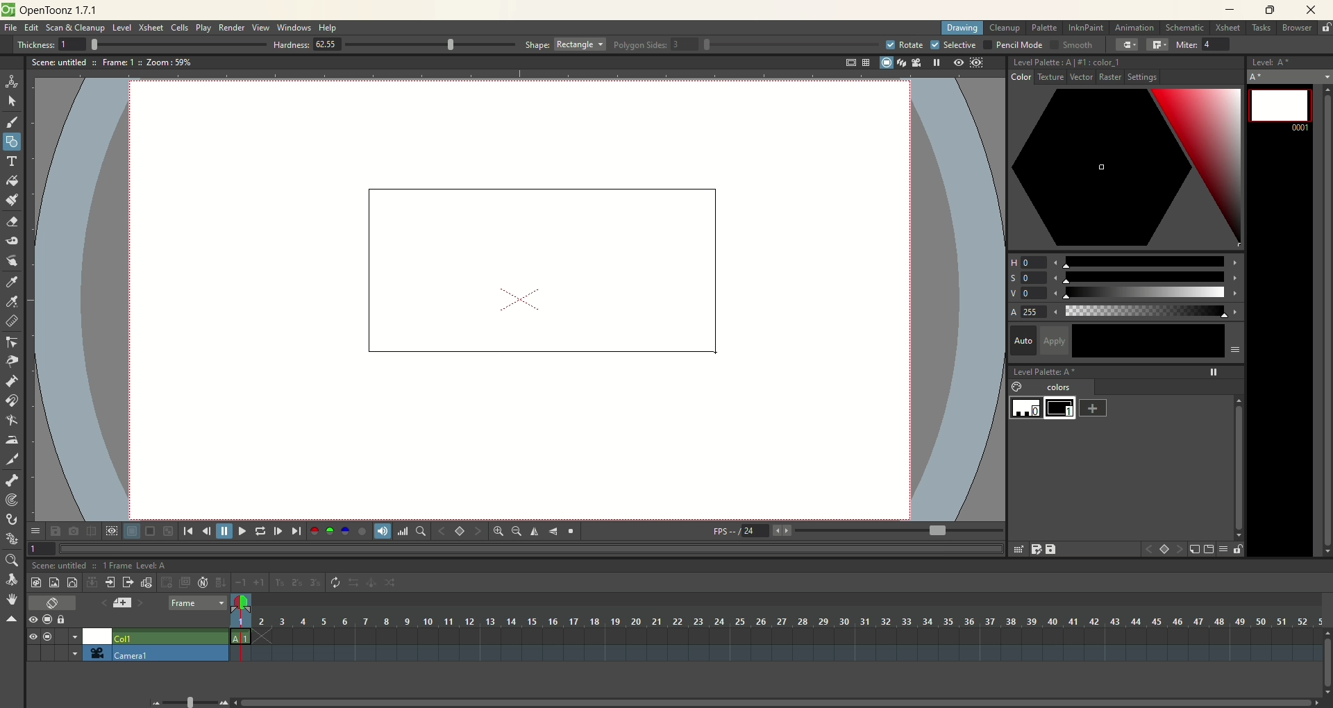  I want to click on browse, so click(1298, 28).